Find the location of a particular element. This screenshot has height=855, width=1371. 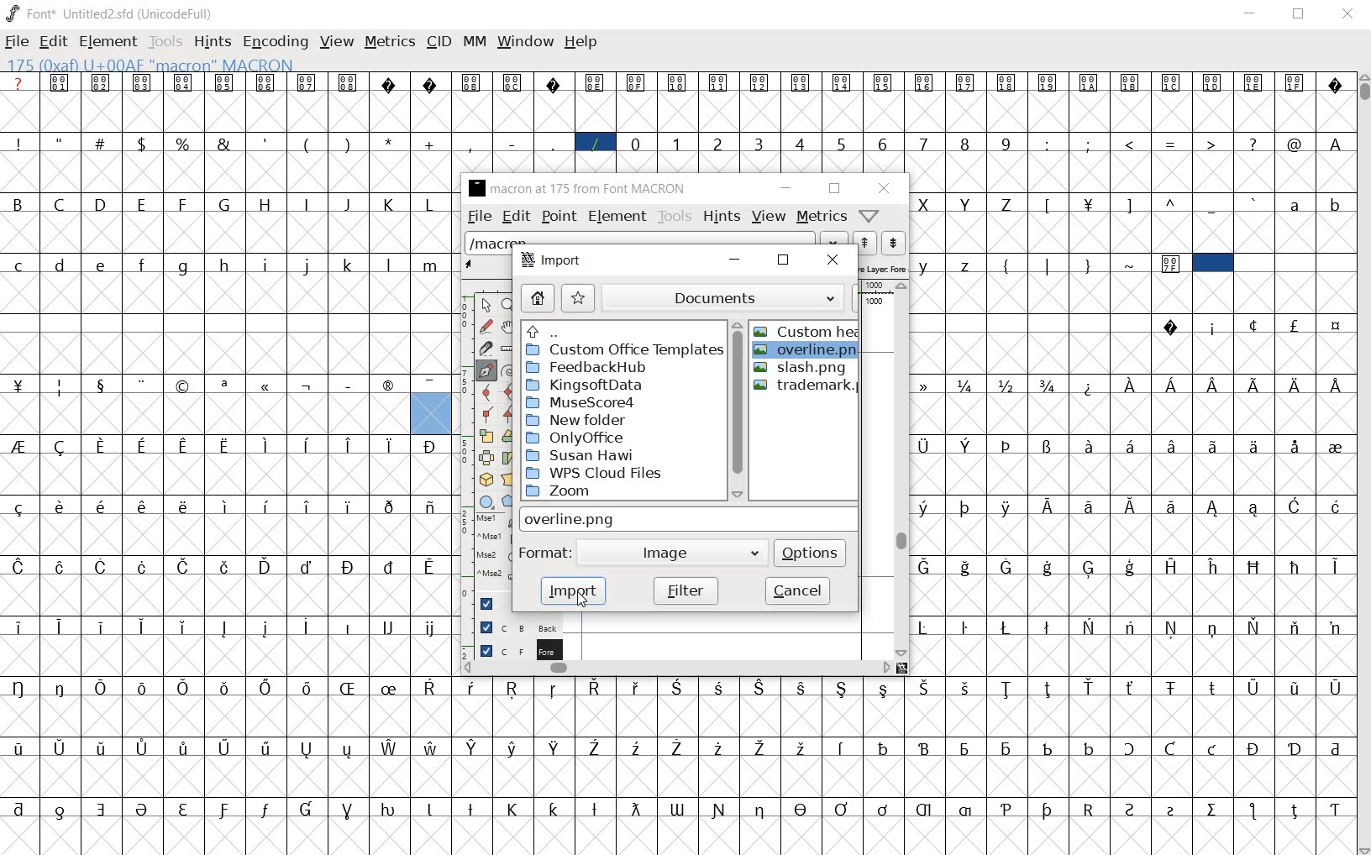

directories is located at coordinates (621, 330).